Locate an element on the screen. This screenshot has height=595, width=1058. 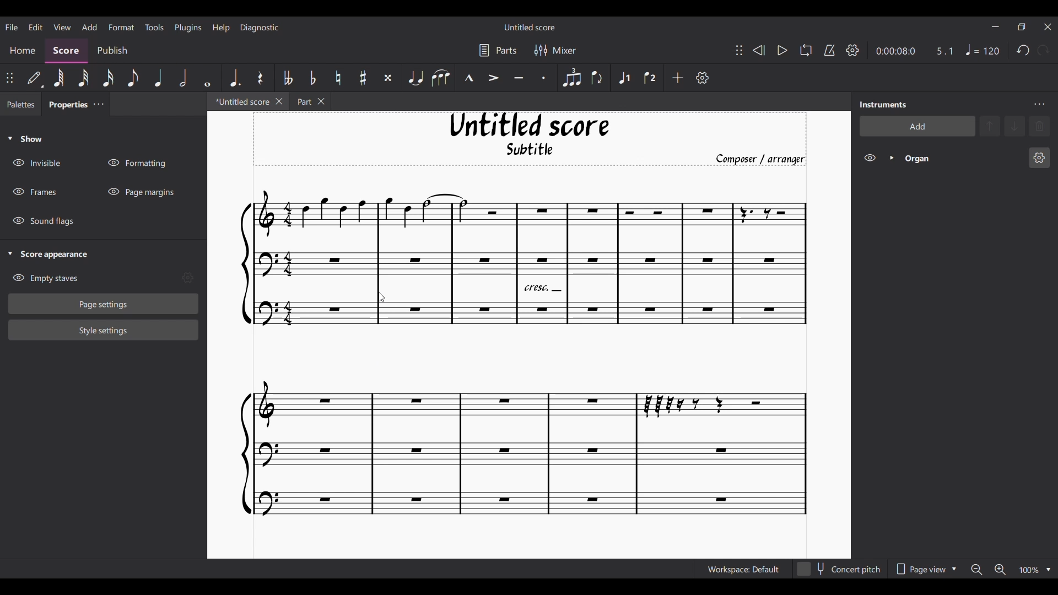
8th note is located at coordinates (132, 78).